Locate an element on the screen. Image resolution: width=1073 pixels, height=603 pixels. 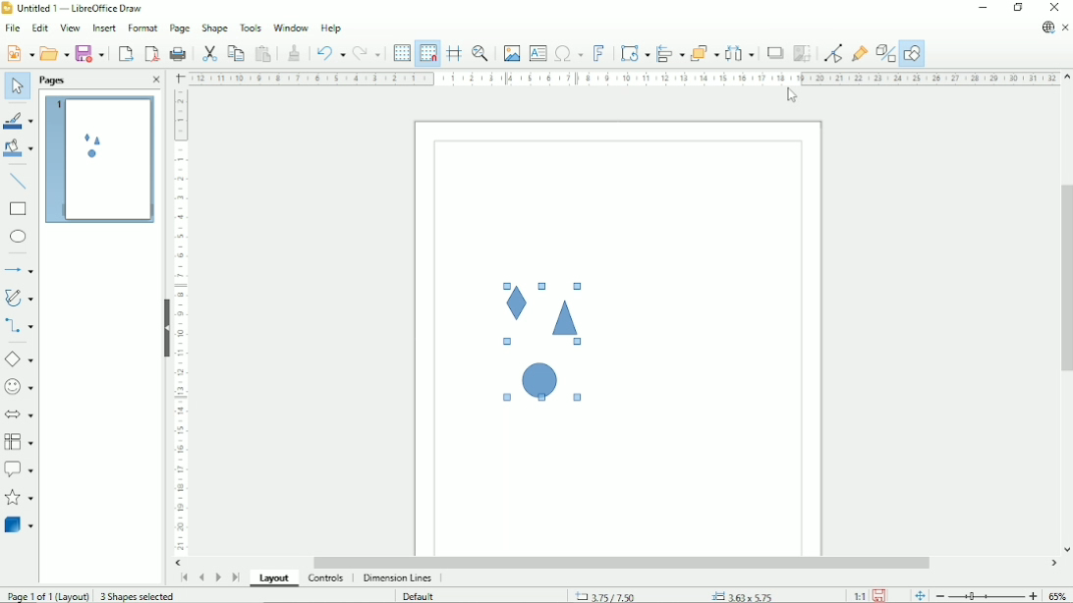
Crop image is located at coordinates (803, 54).